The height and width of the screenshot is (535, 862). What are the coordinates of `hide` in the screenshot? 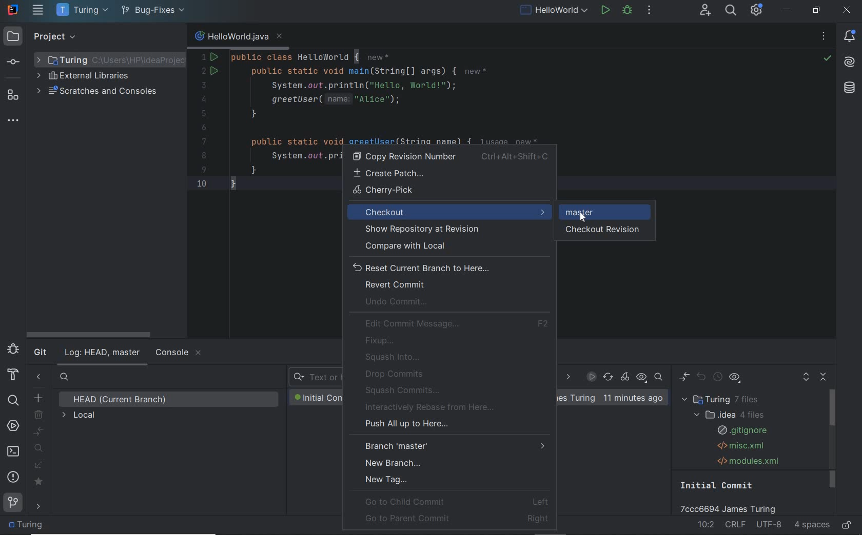 It's located at (171, 37).